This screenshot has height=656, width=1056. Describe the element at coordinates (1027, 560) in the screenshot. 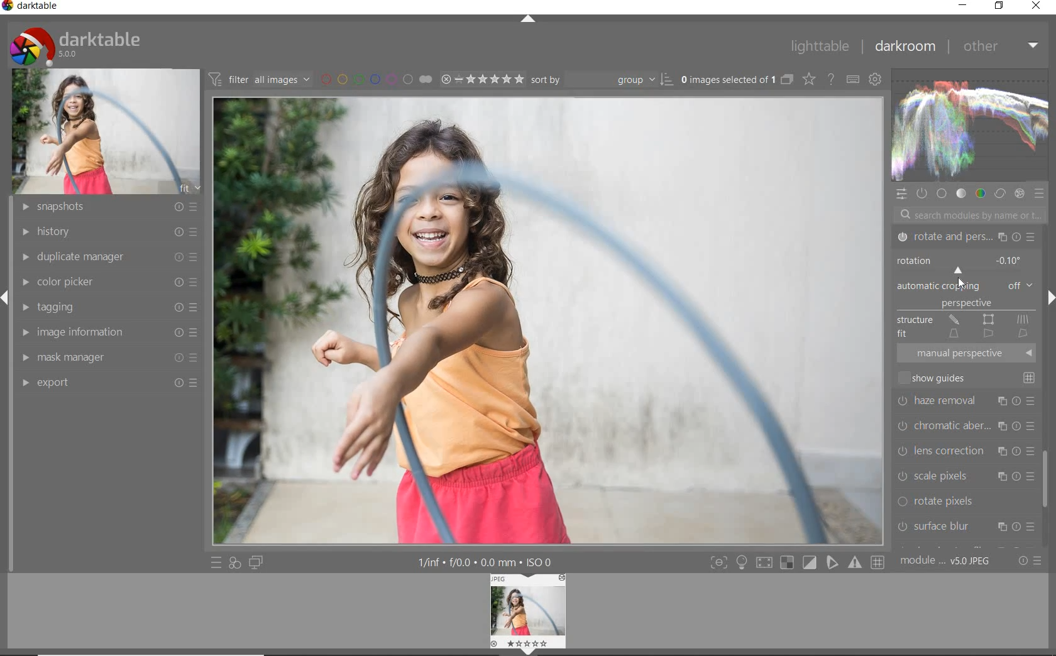

I see `reset or preset preference` at that location.